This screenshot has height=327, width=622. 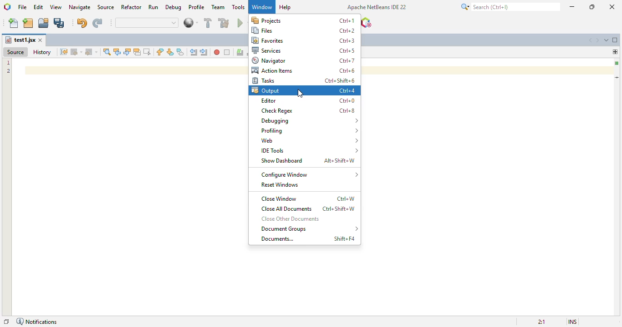 What do you see at coordinates (9, 67) in the screenshot?
I see `line numbers` at bounding box center [9, 67].